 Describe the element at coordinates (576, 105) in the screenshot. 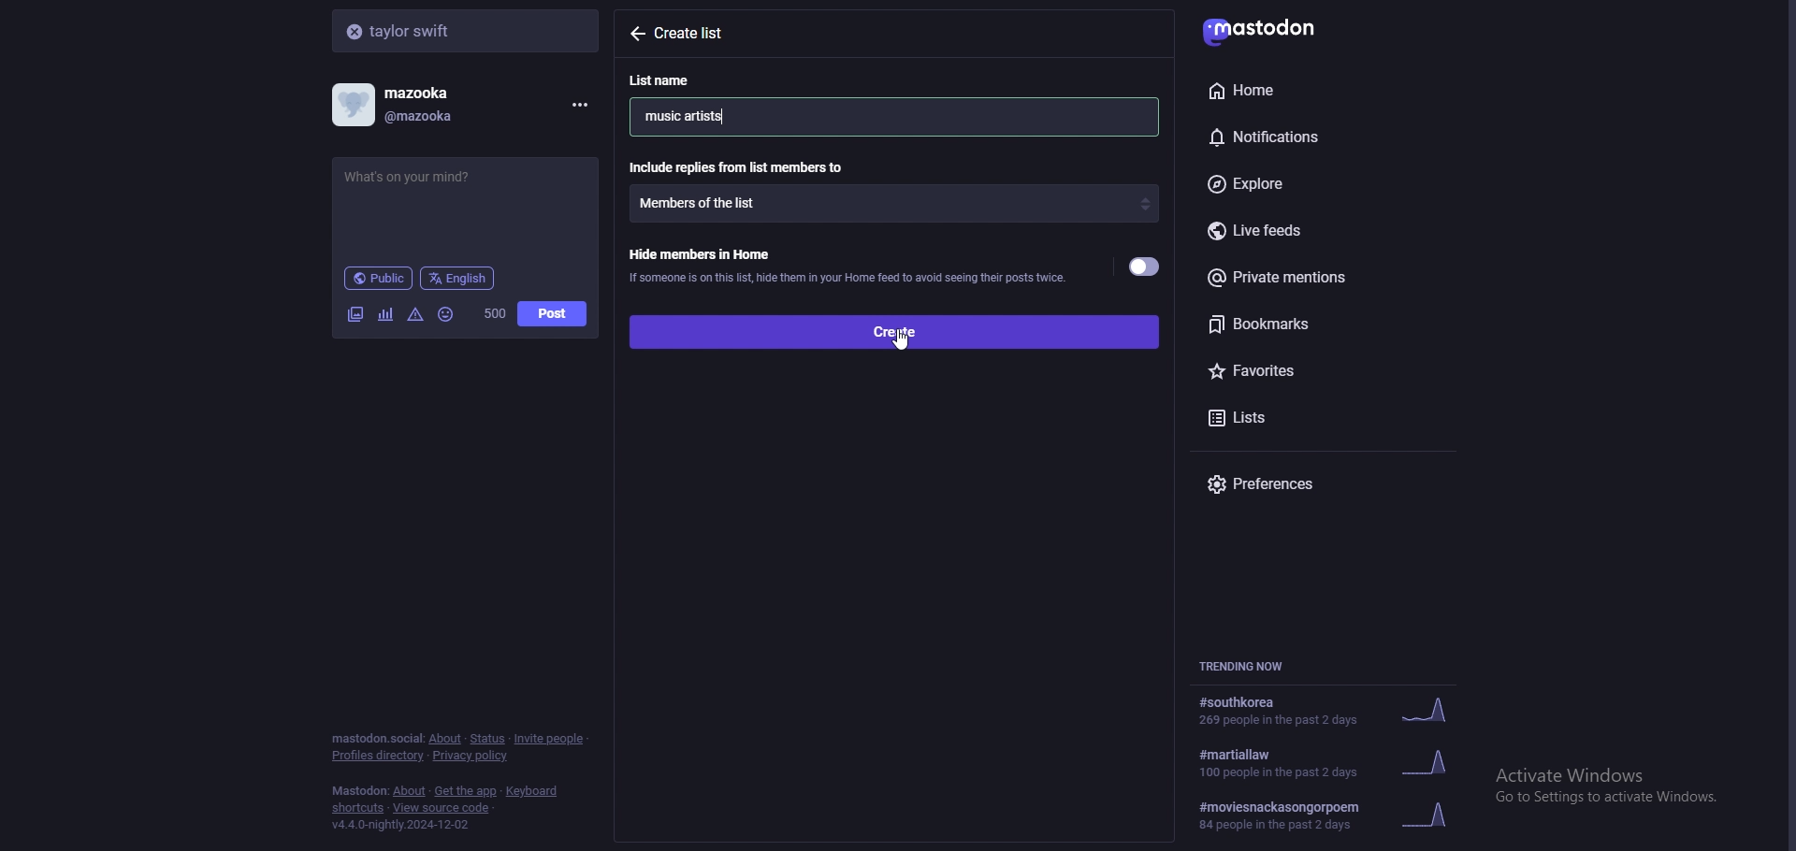

I see `menu` at that location.